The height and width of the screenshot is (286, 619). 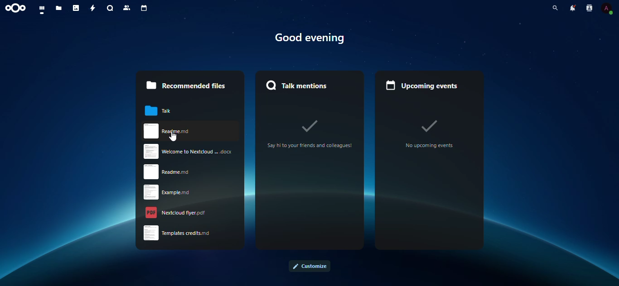 I want to click on Say hi to your friends and colleagues!, so click(x=310, y=145).